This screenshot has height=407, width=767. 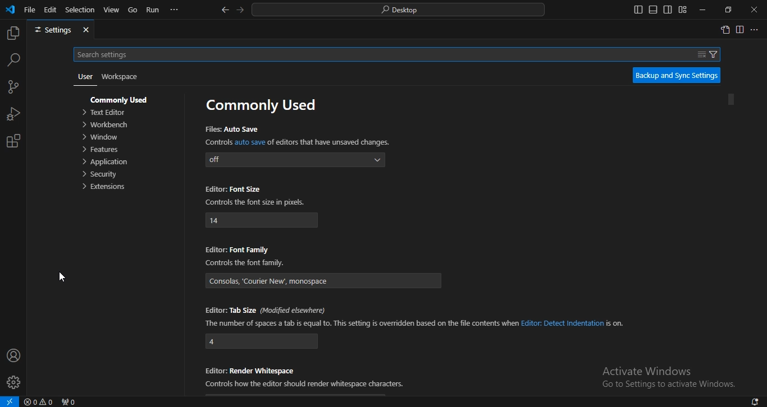 I want to click on Search settings, so click(x=407, y=54).